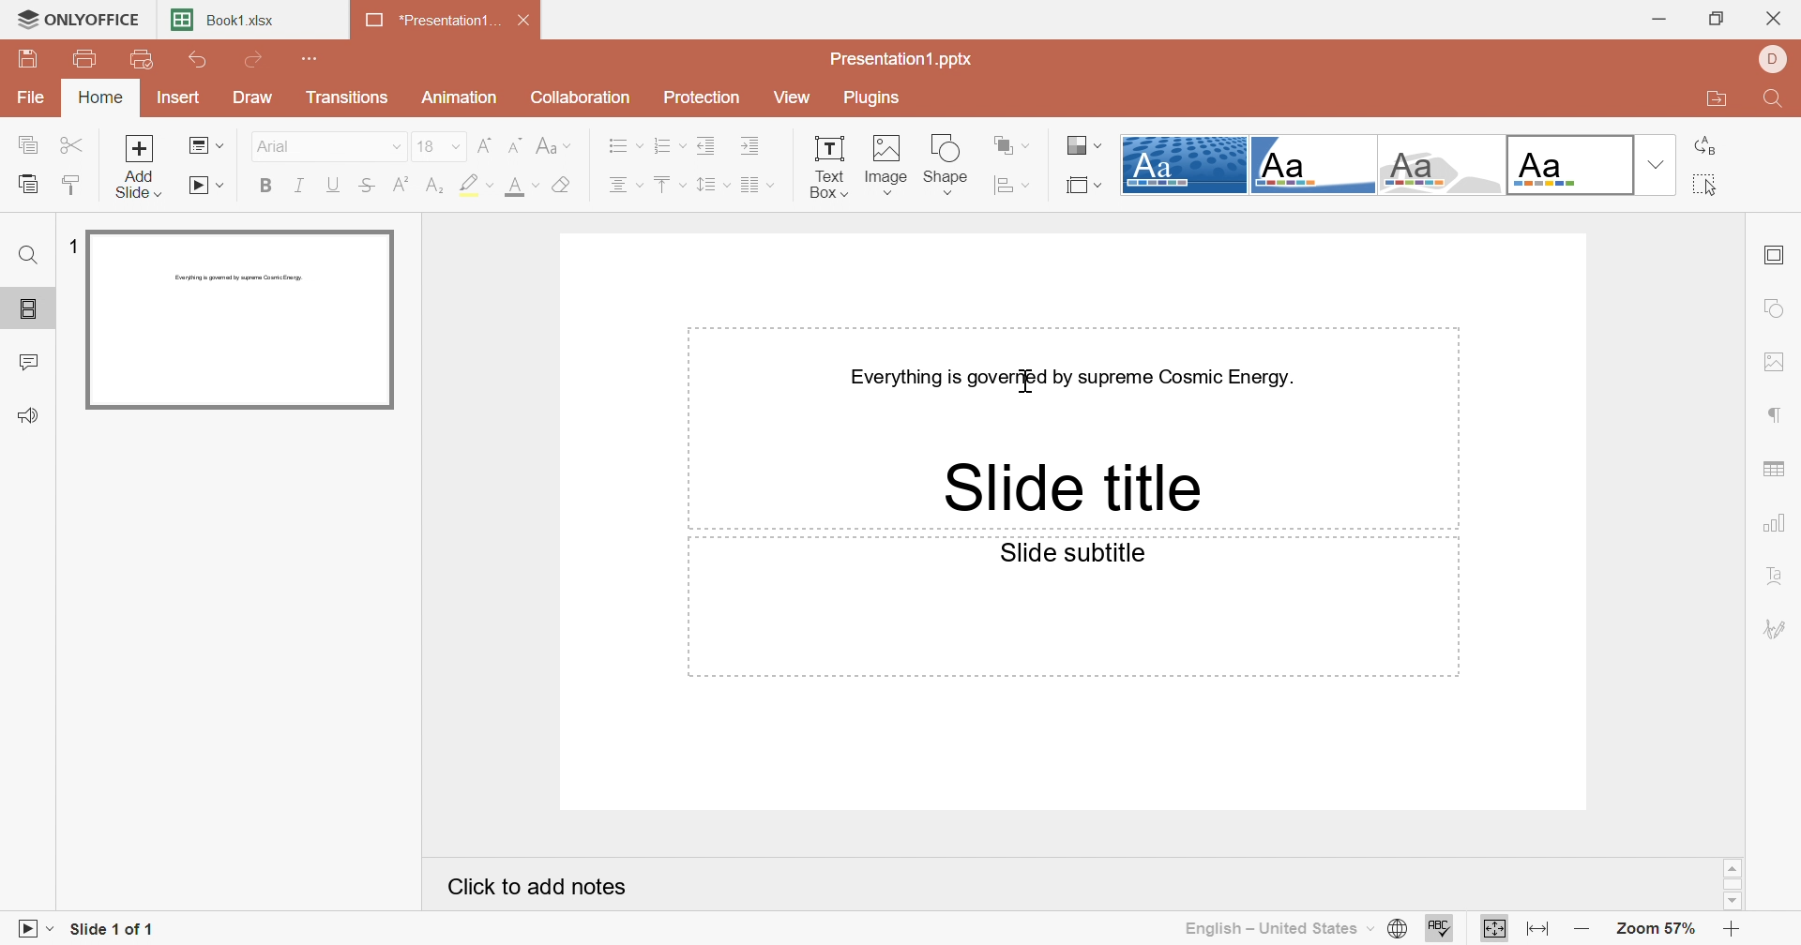 Image resolution: width=1801 pixels, height=945 pixels. Describe the element at coordinates (1067, 379) in the screenshot. I see `Everything is governed by supreme Cosmic Energy` at that location.